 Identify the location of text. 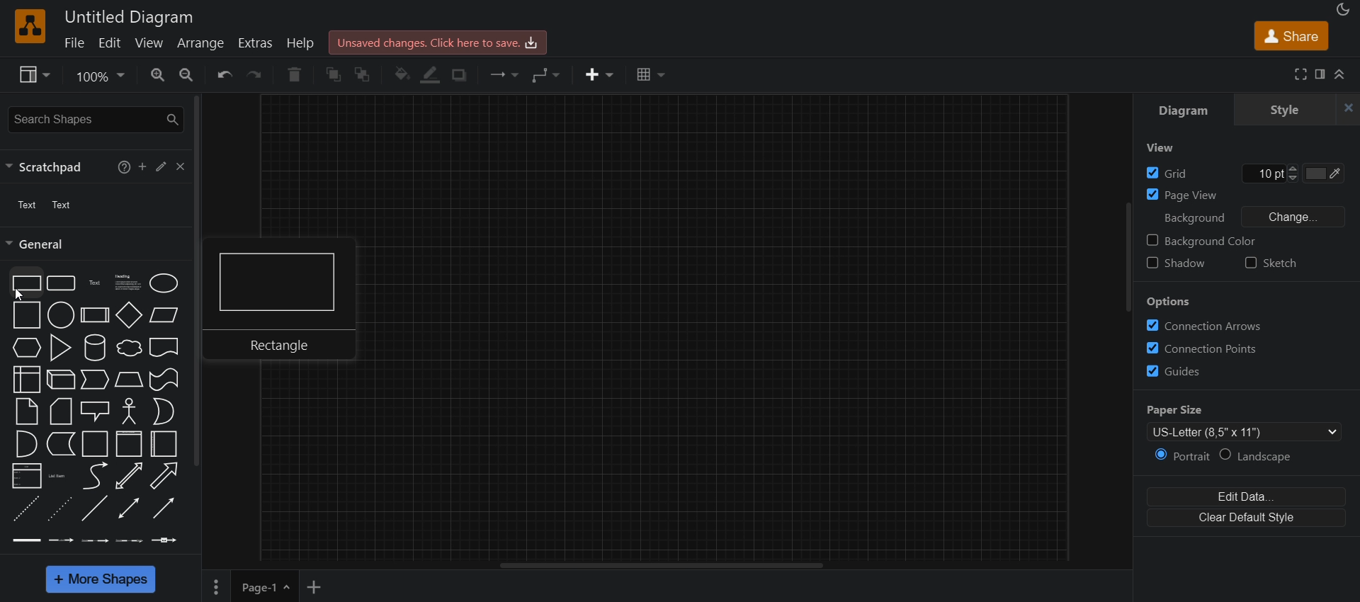
(94, 283).